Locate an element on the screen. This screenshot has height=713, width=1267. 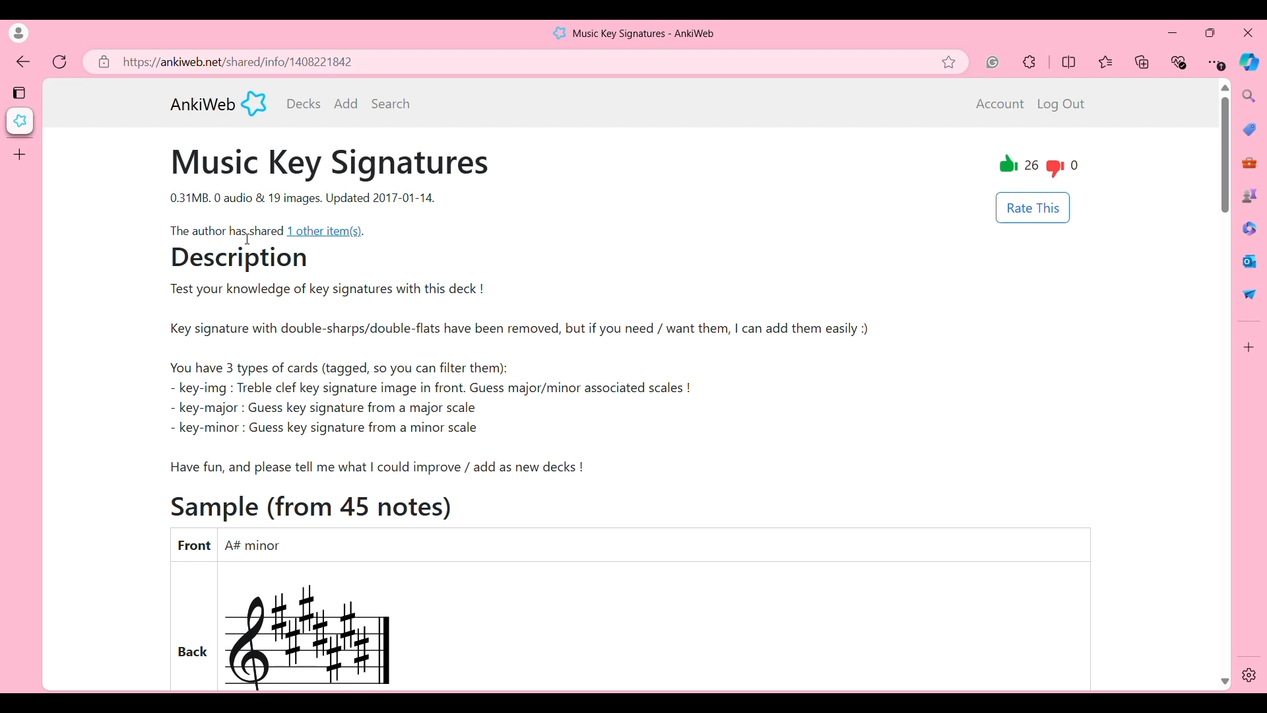
Games is located at coordinates (1251, 195).